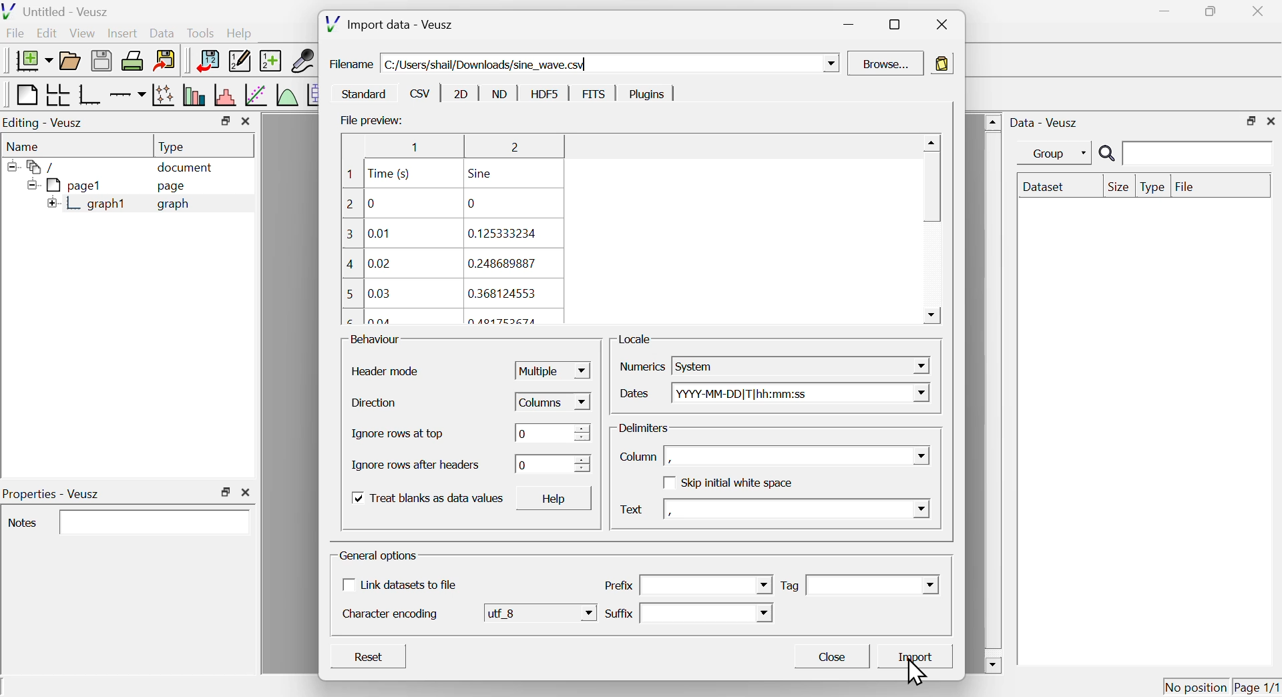 Image resolution: width=1282 pixels, height=697 pixels. I want to click on Insert, so click(121, 32).